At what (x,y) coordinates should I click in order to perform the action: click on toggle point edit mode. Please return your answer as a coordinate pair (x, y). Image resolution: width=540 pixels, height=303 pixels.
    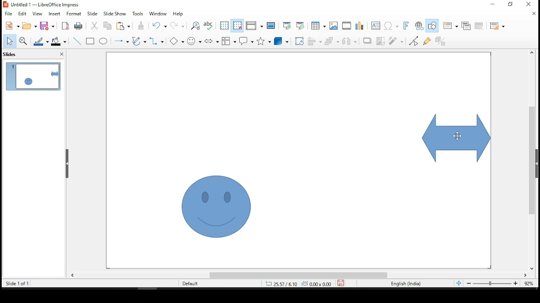
    Looking at the image, I should click on (414, 40).